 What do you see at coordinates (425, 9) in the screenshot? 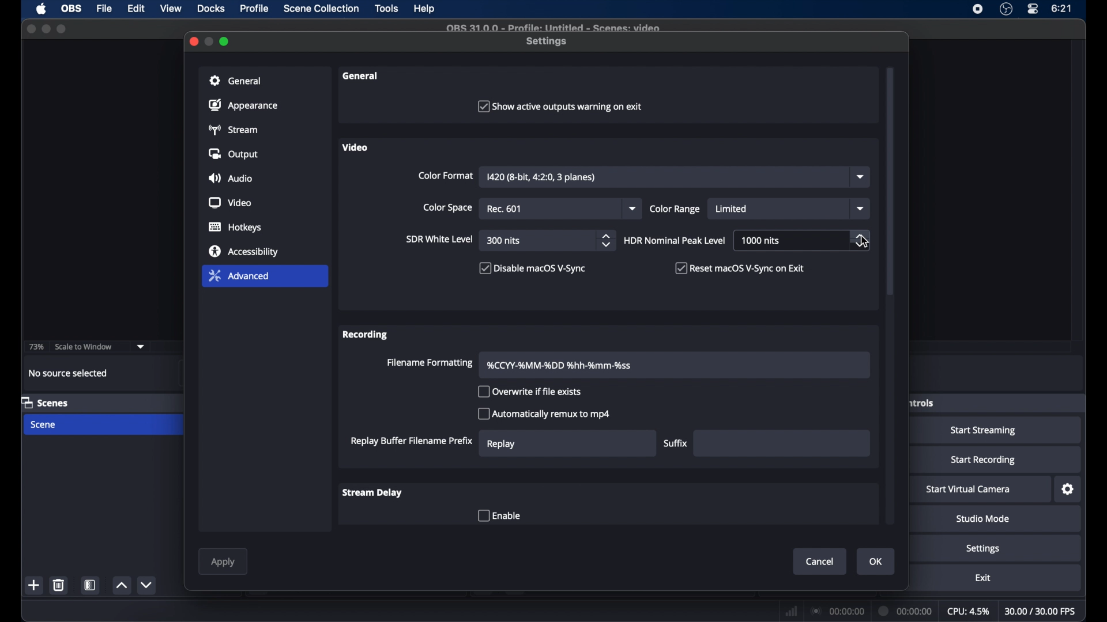
I see `help` at bounding box center [425, 9].